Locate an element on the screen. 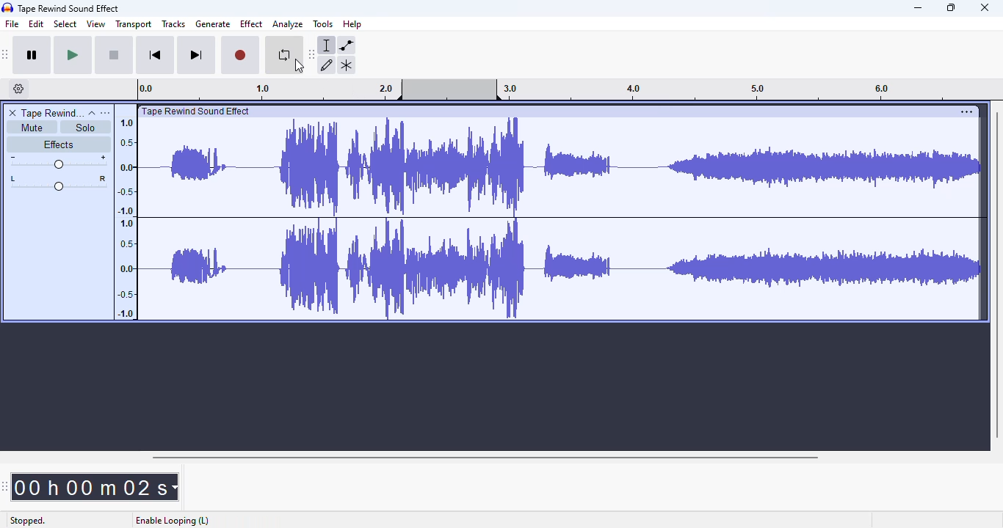 The height and width of the screenshot is (528, 1003). open menu is located at coordinates (106, 113).